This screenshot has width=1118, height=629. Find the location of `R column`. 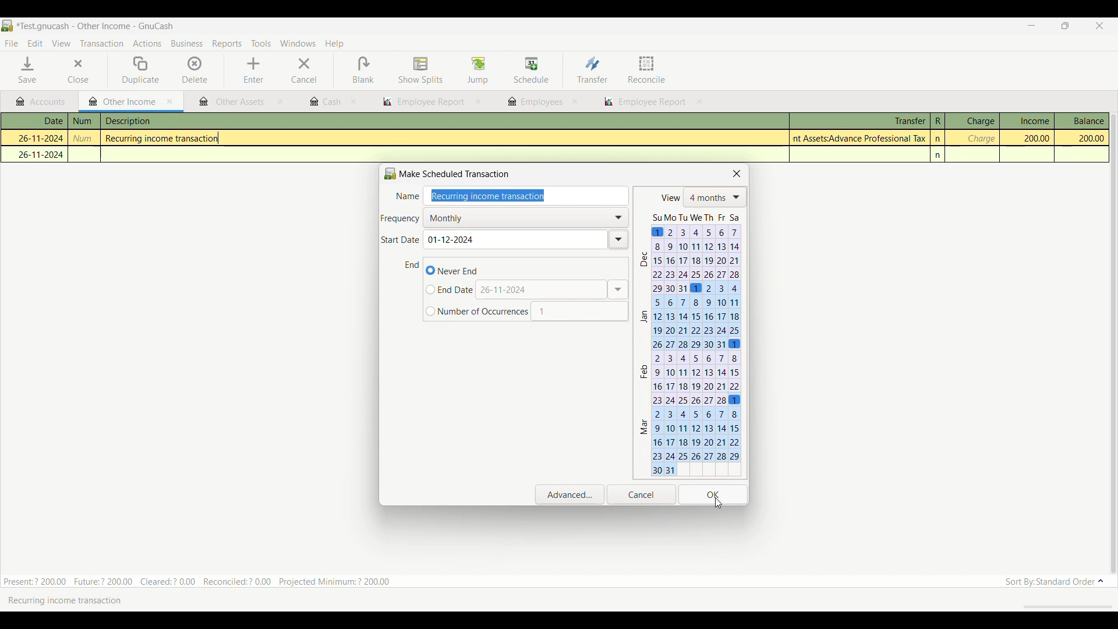

R column is located at coordinates (937, 121).